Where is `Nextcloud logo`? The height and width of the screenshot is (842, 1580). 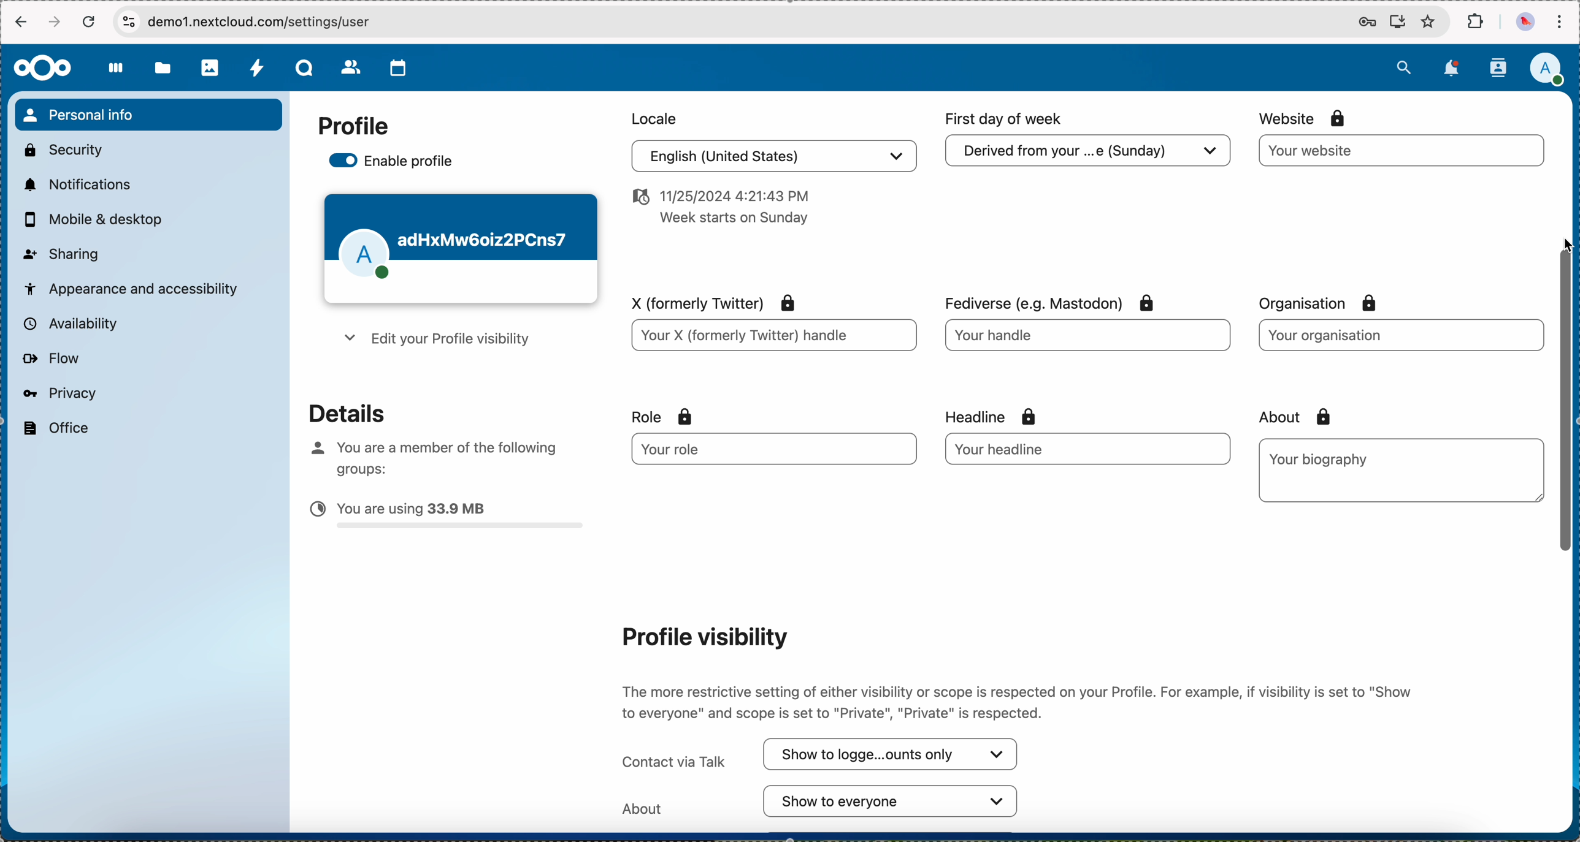
Nextcloud logo is located at coordinates (41, 67).